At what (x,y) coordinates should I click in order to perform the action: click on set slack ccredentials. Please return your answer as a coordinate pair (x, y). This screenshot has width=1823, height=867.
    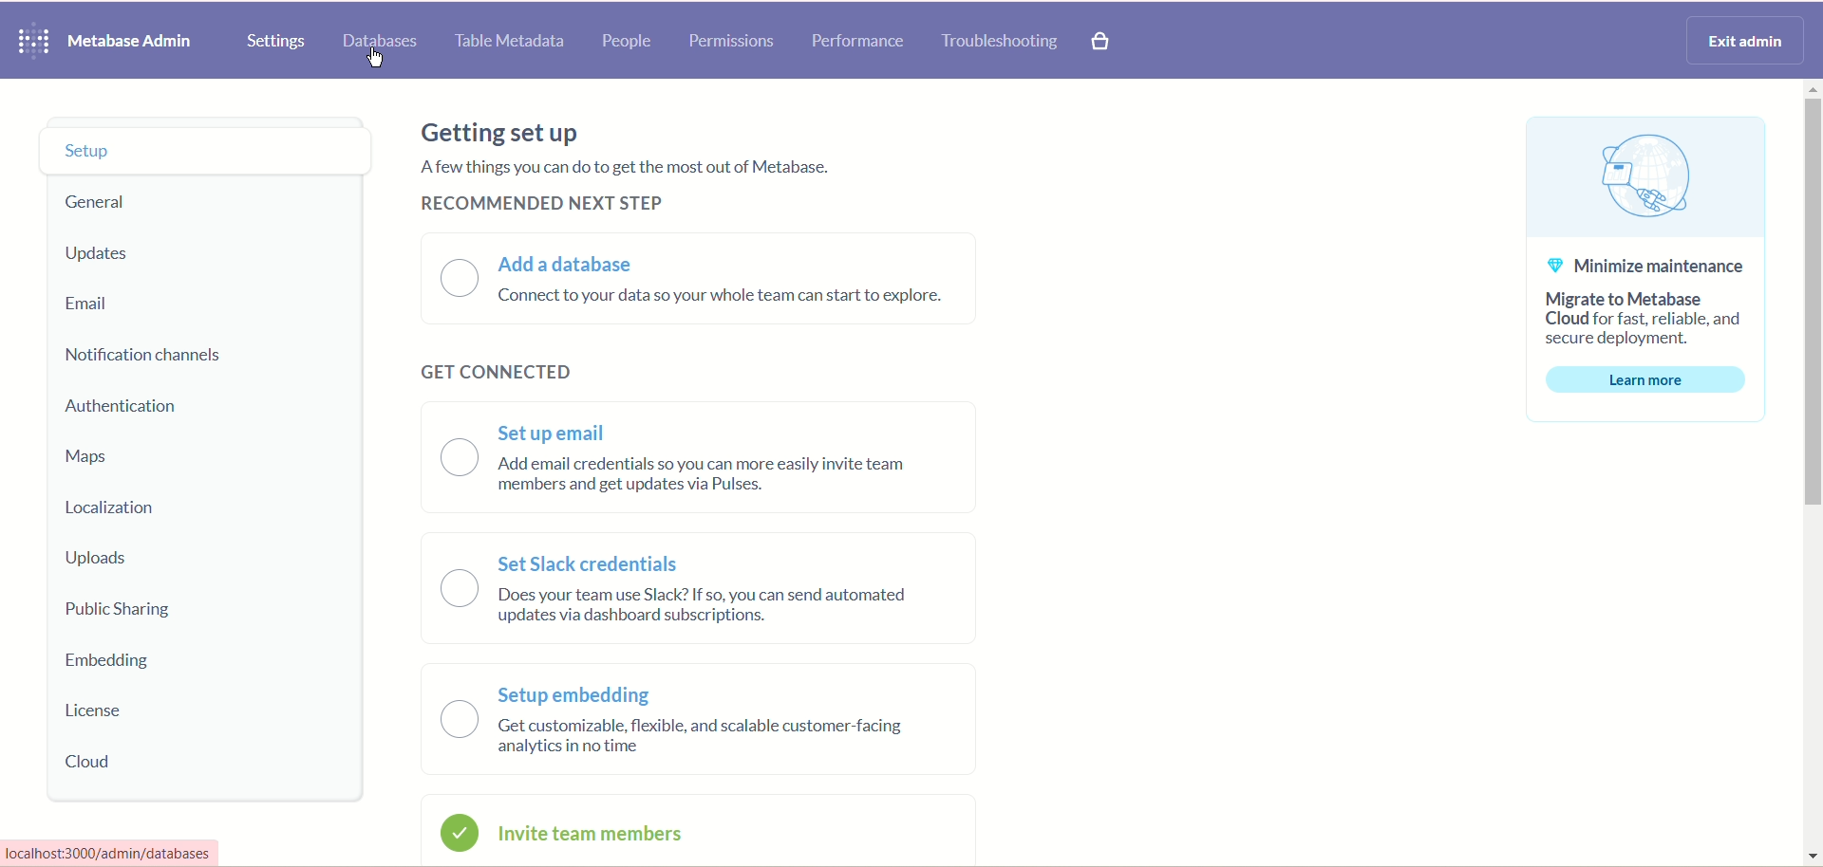
    Looking at the image, I should click on (709, 595).